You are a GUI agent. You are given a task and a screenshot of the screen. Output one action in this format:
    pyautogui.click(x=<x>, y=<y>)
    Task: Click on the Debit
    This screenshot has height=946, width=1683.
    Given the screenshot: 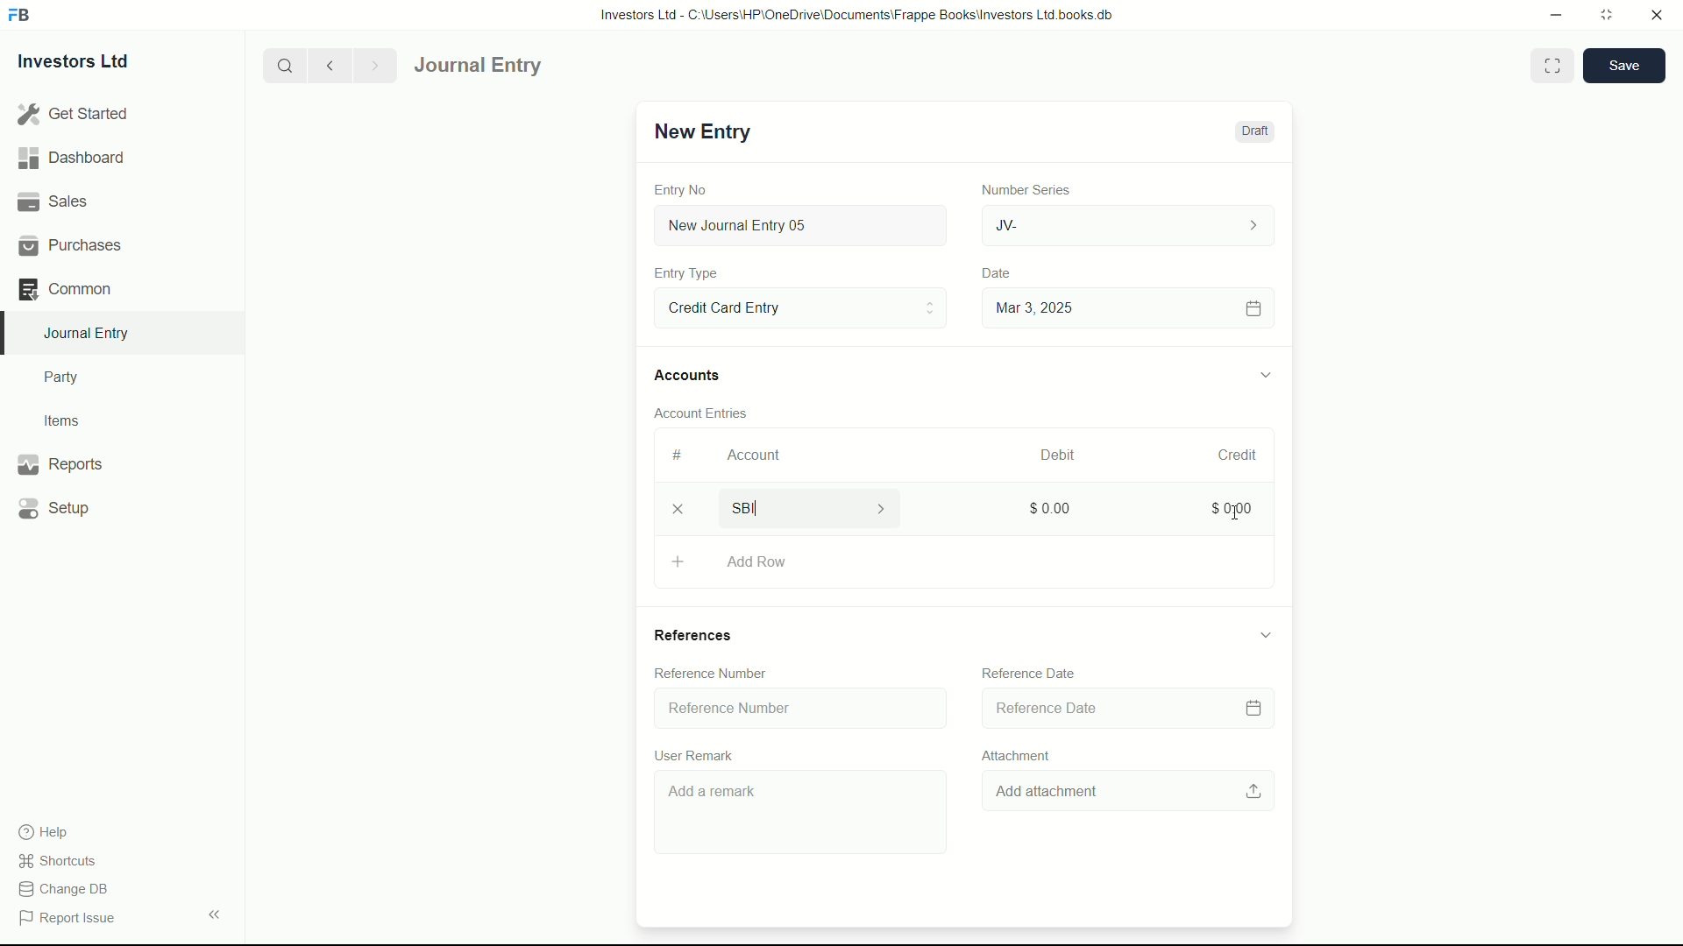 What is the action you would take?
    pyautogui.click(x=1050, y=455)
    